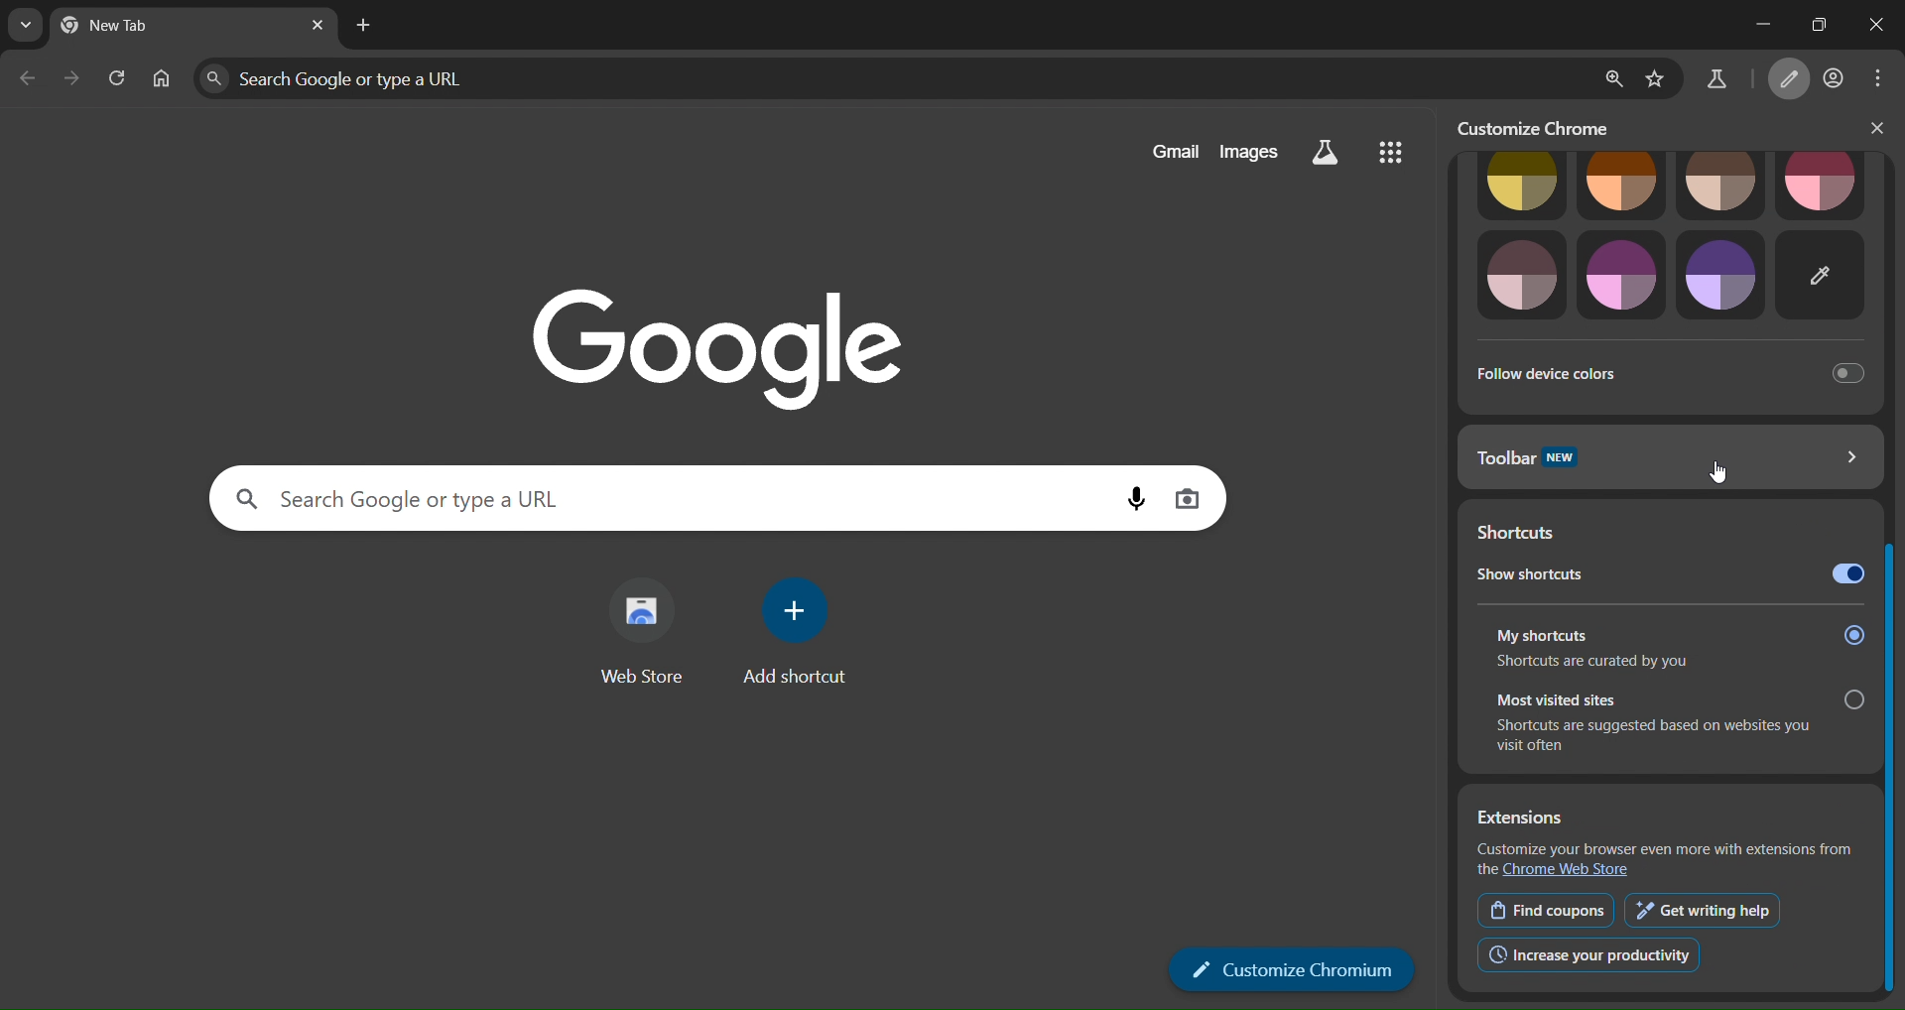 The image size is (1905, 1010). Describe the element at coordinates (1522, 185) in the screenshot. I see `theme` at that location.